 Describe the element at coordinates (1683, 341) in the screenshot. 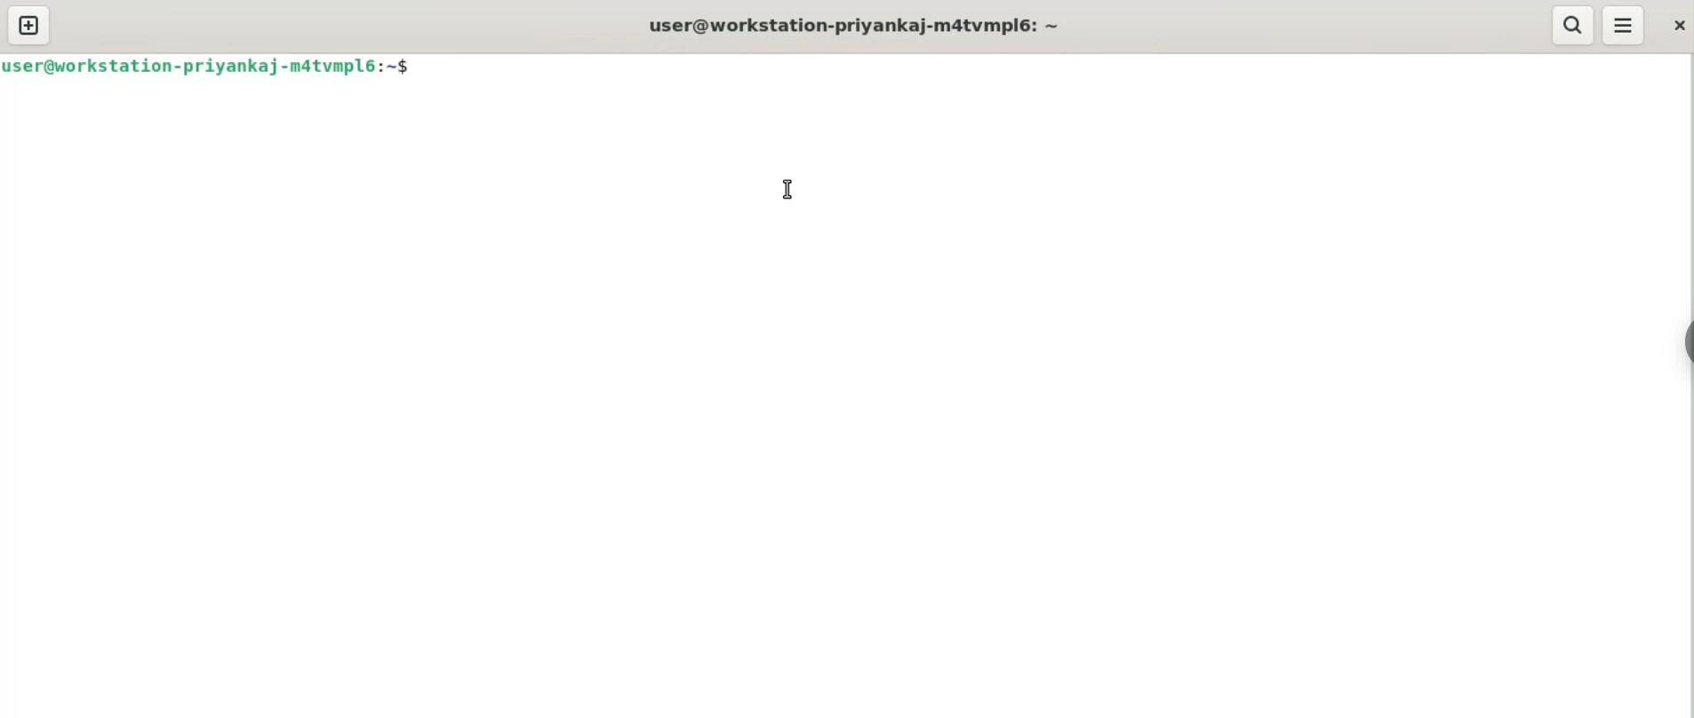

I see `sidebar` at that location.